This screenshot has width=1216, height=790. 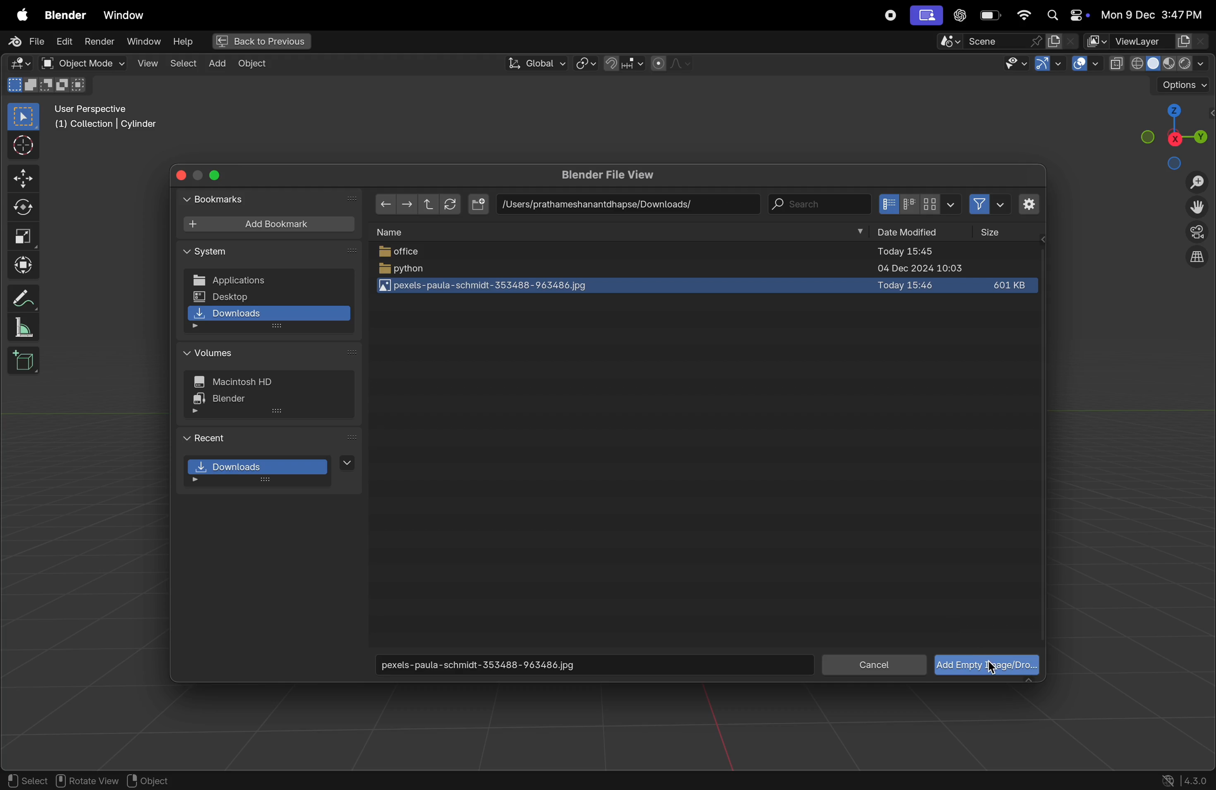 I want to click on download image, so click(x=595, y=665).